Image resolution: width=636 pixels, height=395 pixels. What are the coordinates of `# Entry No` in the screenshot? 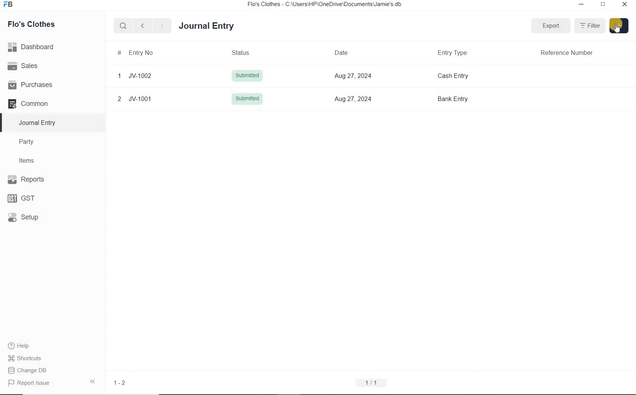 It's located at (137, 52).